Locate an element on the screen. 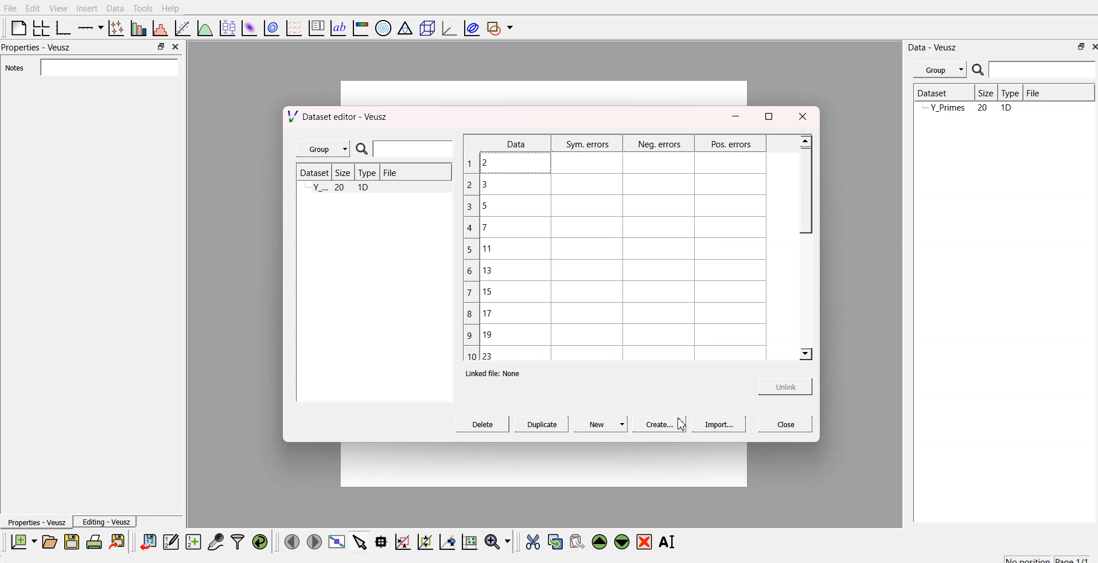 The height and width of the screenshot is (563, 1098). Import... is located at coordinates (716, 425).